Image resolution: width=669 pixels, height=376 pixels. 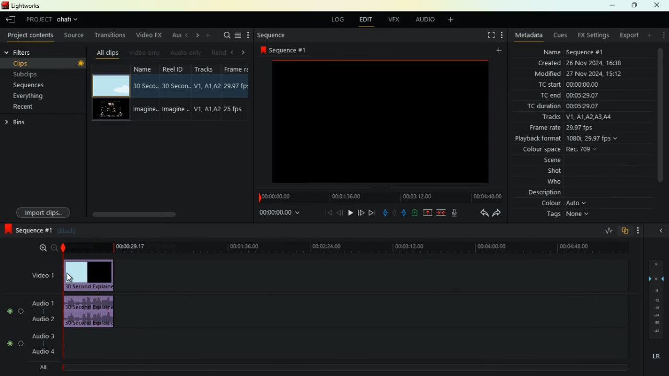 What do you see at coordinates (498, 51) in the screenshot?
I see `add` at bounding box center [498, 51].